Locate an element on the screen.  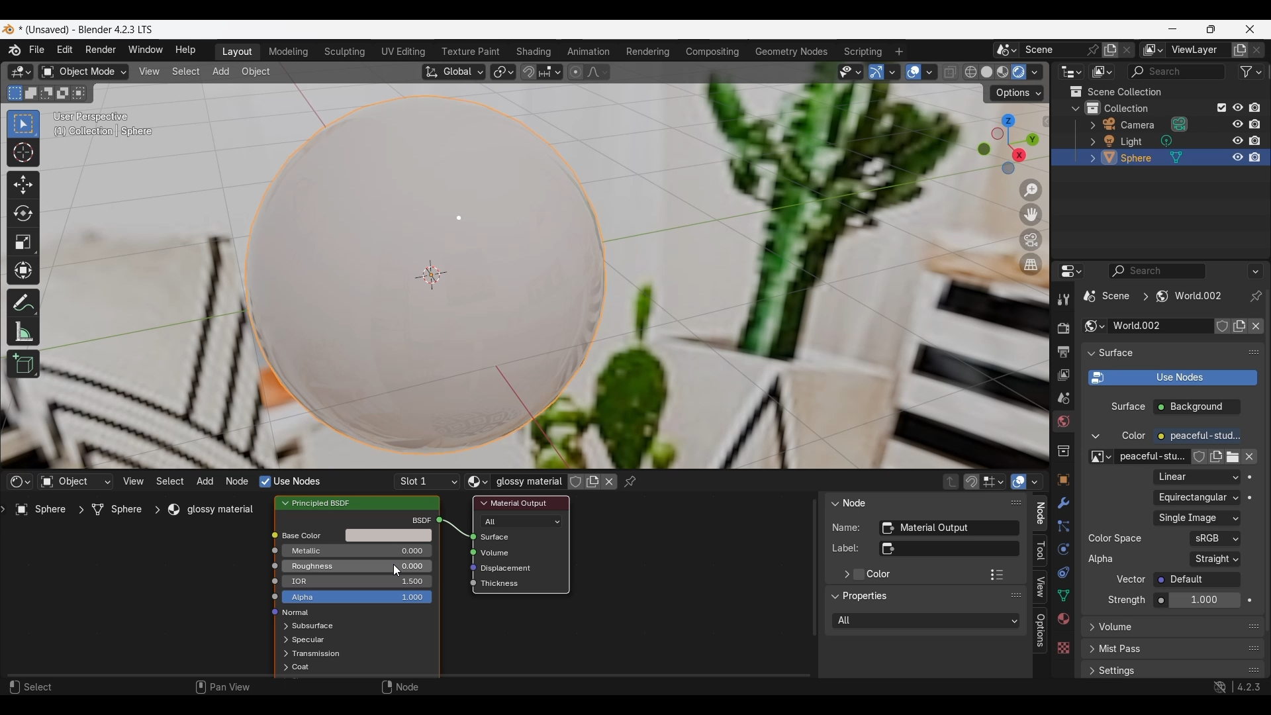
icon is located at coordinates (464, 537).